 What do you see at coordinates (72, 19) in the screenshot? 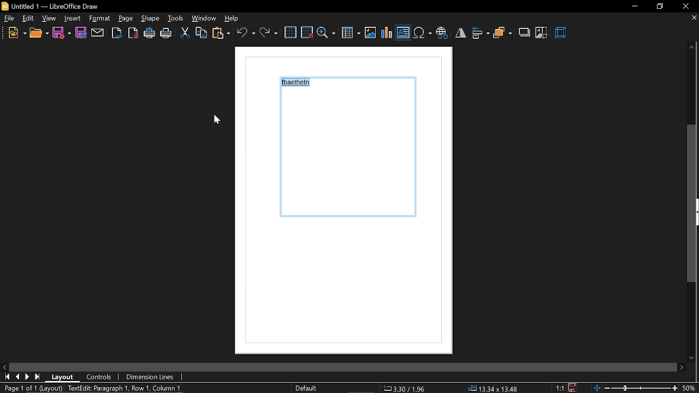
I see `shape` at bounding box center [72, 19].